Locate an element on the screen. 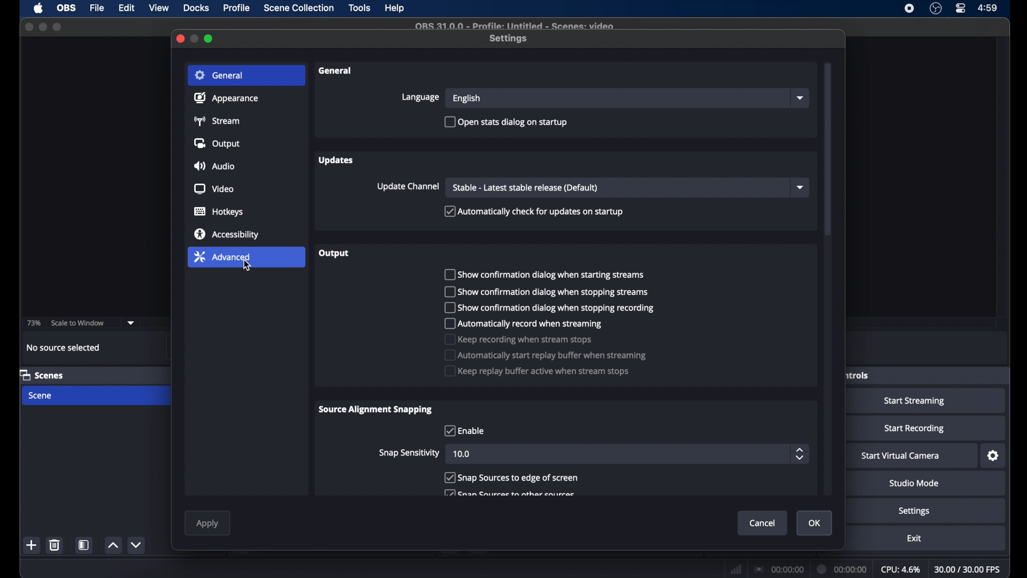 This screenshot has width=1027, height=578. increment is located at coordinates (113, 545).